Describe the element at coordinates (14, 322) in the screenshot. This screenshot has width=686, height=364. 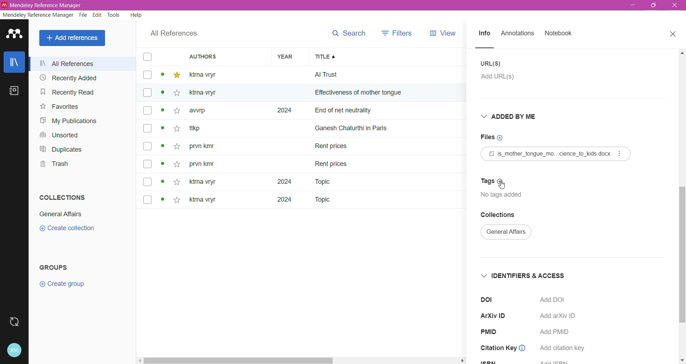
I see `Last sync` at that location.